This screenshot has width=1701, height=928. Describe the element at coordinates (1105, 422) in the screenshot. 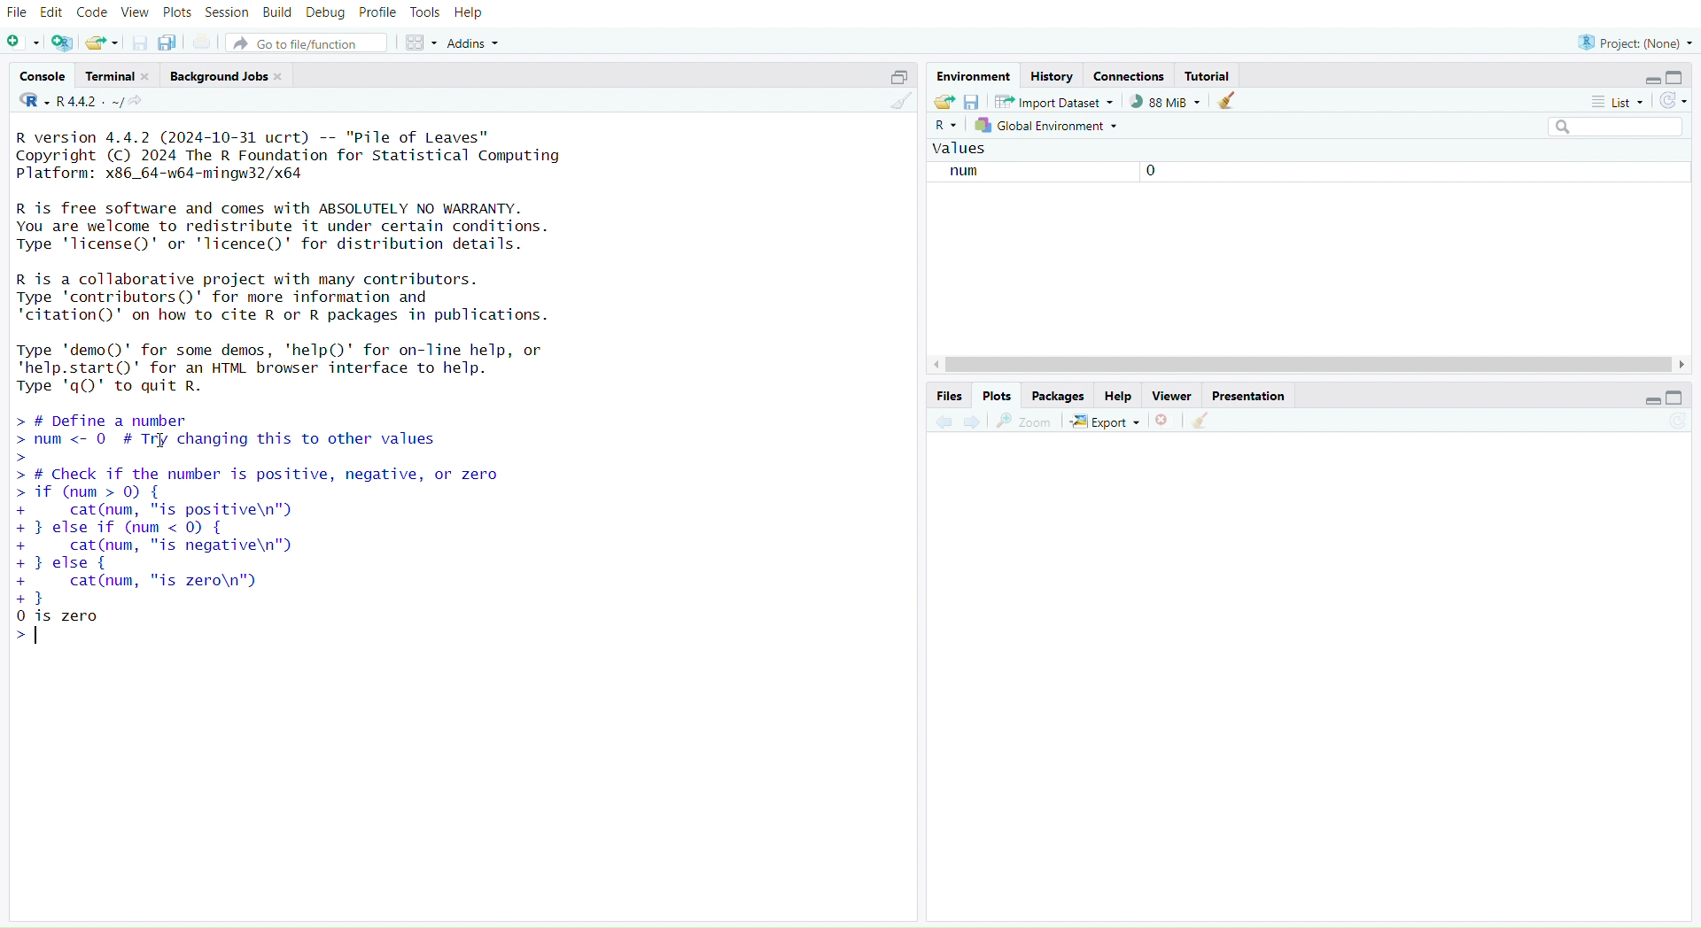

I see `export` at that location.